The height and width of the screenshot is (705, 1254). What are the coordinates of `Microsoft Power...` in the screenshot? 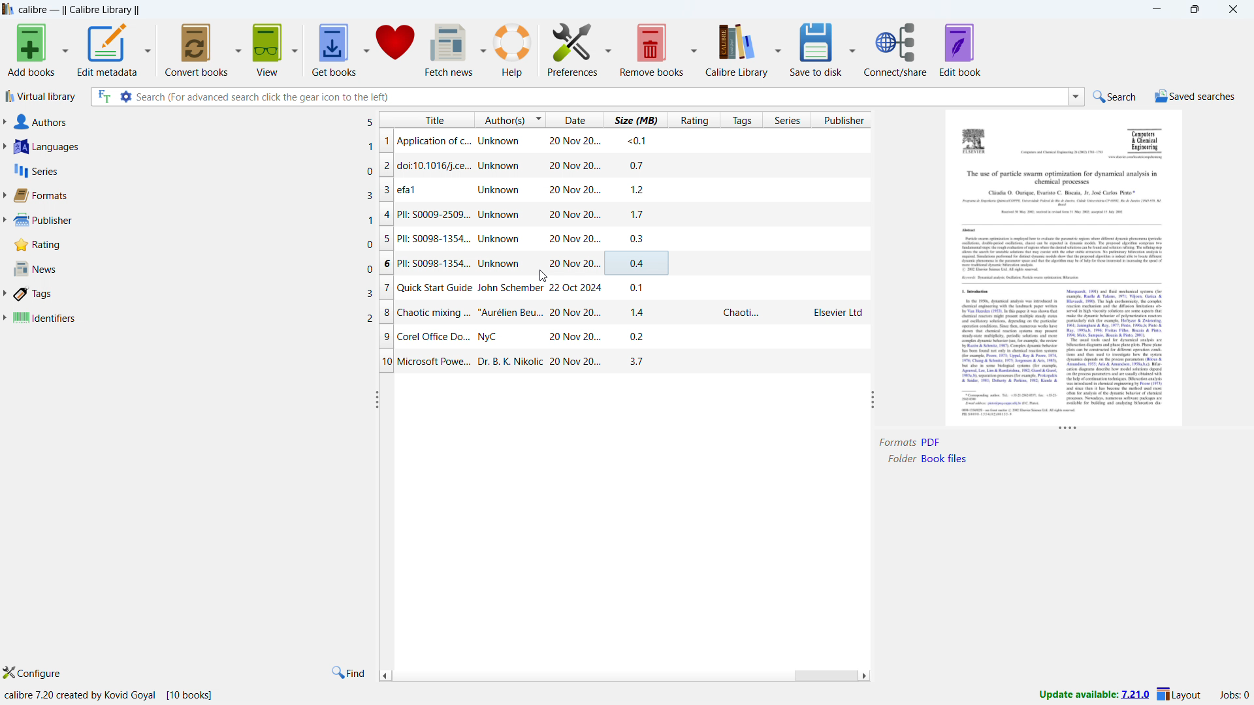 It's located at (626, 364).